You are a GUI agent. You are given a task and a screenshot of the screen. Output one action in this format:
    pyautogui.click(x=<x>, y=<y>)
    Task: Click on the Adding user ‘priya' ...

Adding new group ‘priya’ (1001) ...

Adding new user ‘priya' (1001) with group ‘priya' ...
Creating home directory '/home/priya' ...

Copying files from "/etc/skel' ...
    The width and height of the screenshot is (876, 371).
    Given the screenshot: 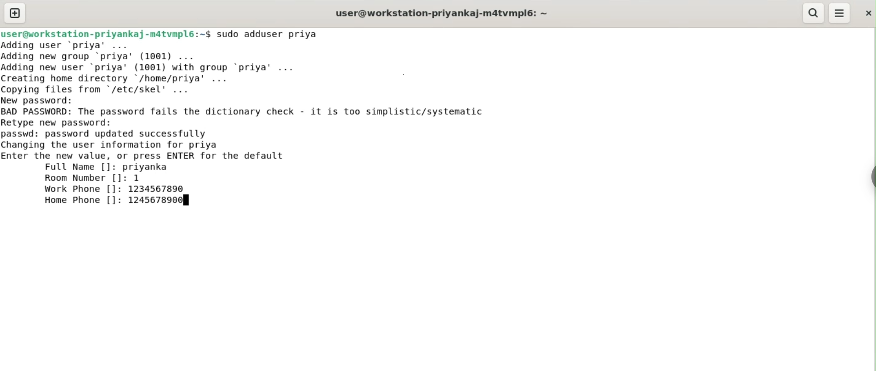 What is the action you would take?
    pyautogui.click(x=153, y=67)
    